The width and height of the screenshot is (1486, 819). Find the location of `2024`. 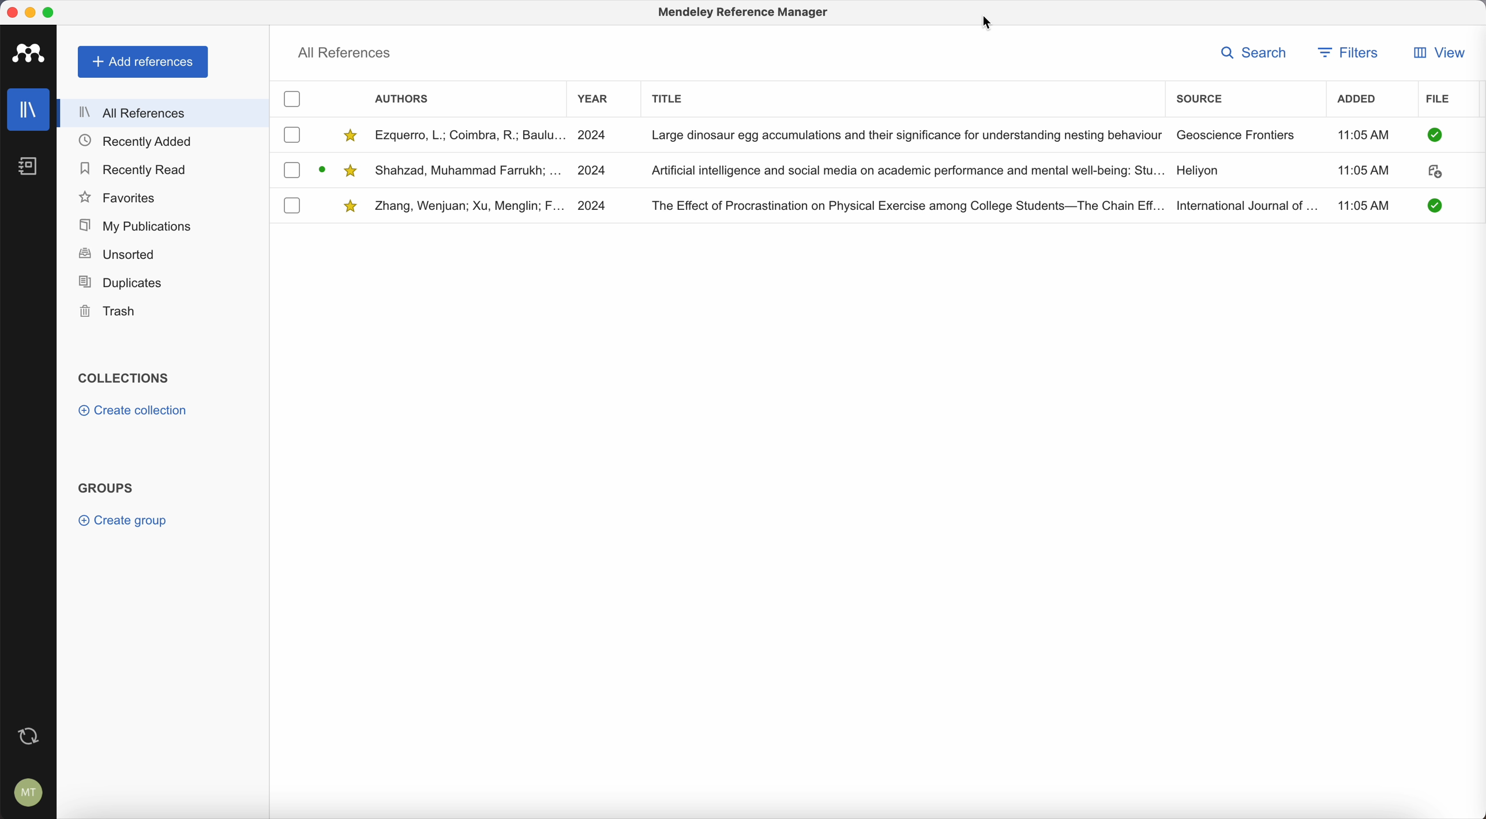

2024 is located at coordinates (592, 206).